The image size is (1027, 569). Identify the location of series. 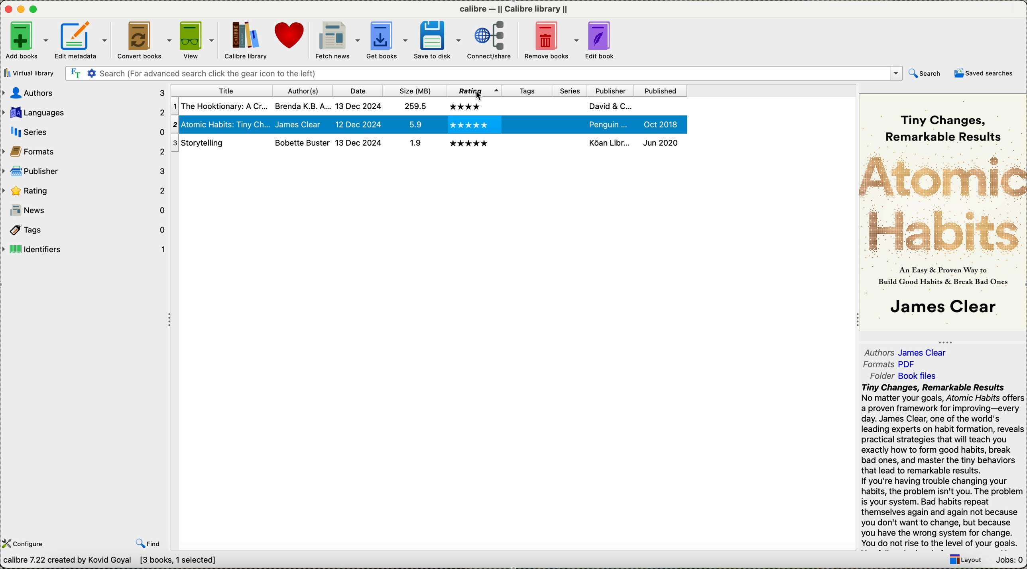
(571, 91).